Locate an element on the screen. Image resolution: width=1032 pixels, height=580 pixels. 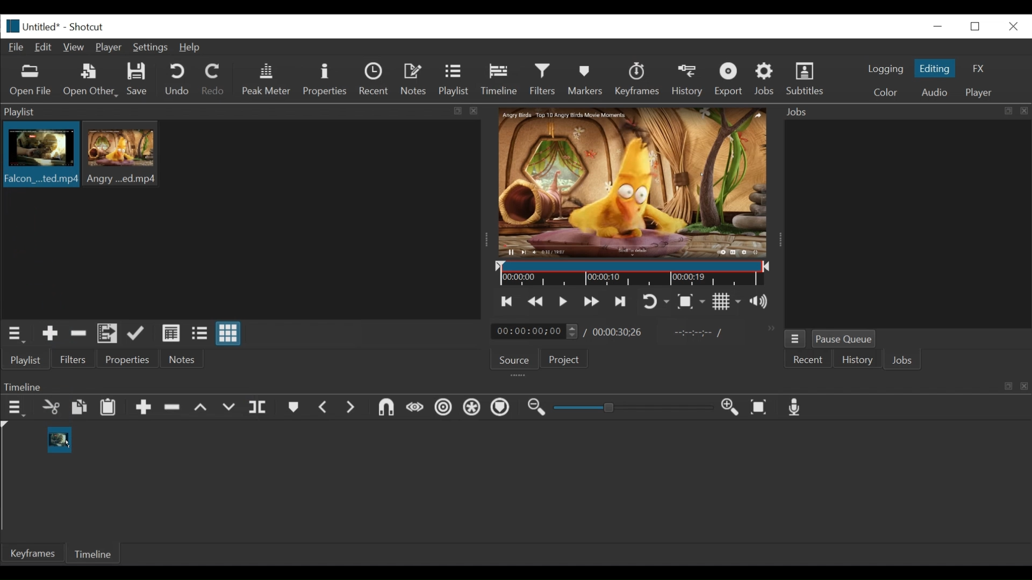
skip to the next point is located at coordinates (622, 301).